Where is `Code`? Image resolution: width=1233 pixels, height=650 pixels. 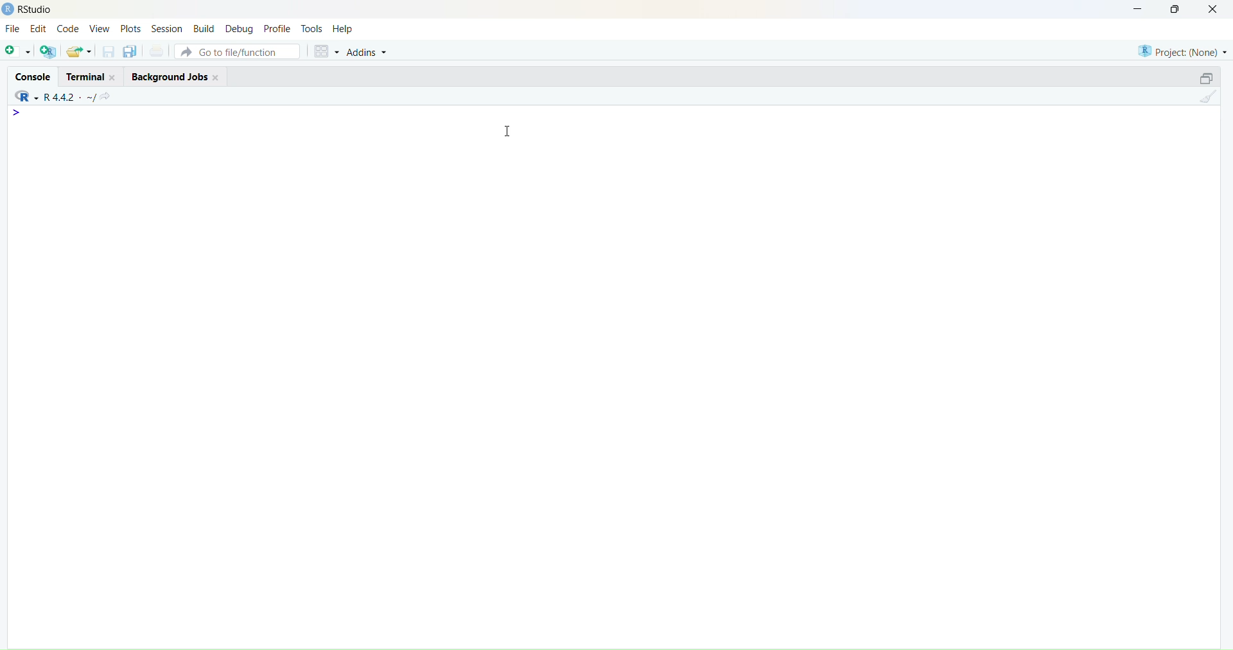
Code is located at coordinates (69, 30).